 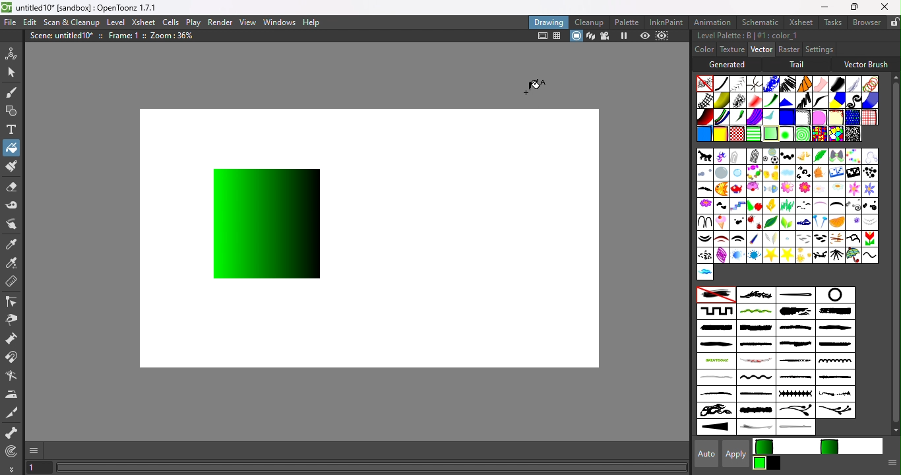 I want to click on Clou, so click(x=788, y=173).